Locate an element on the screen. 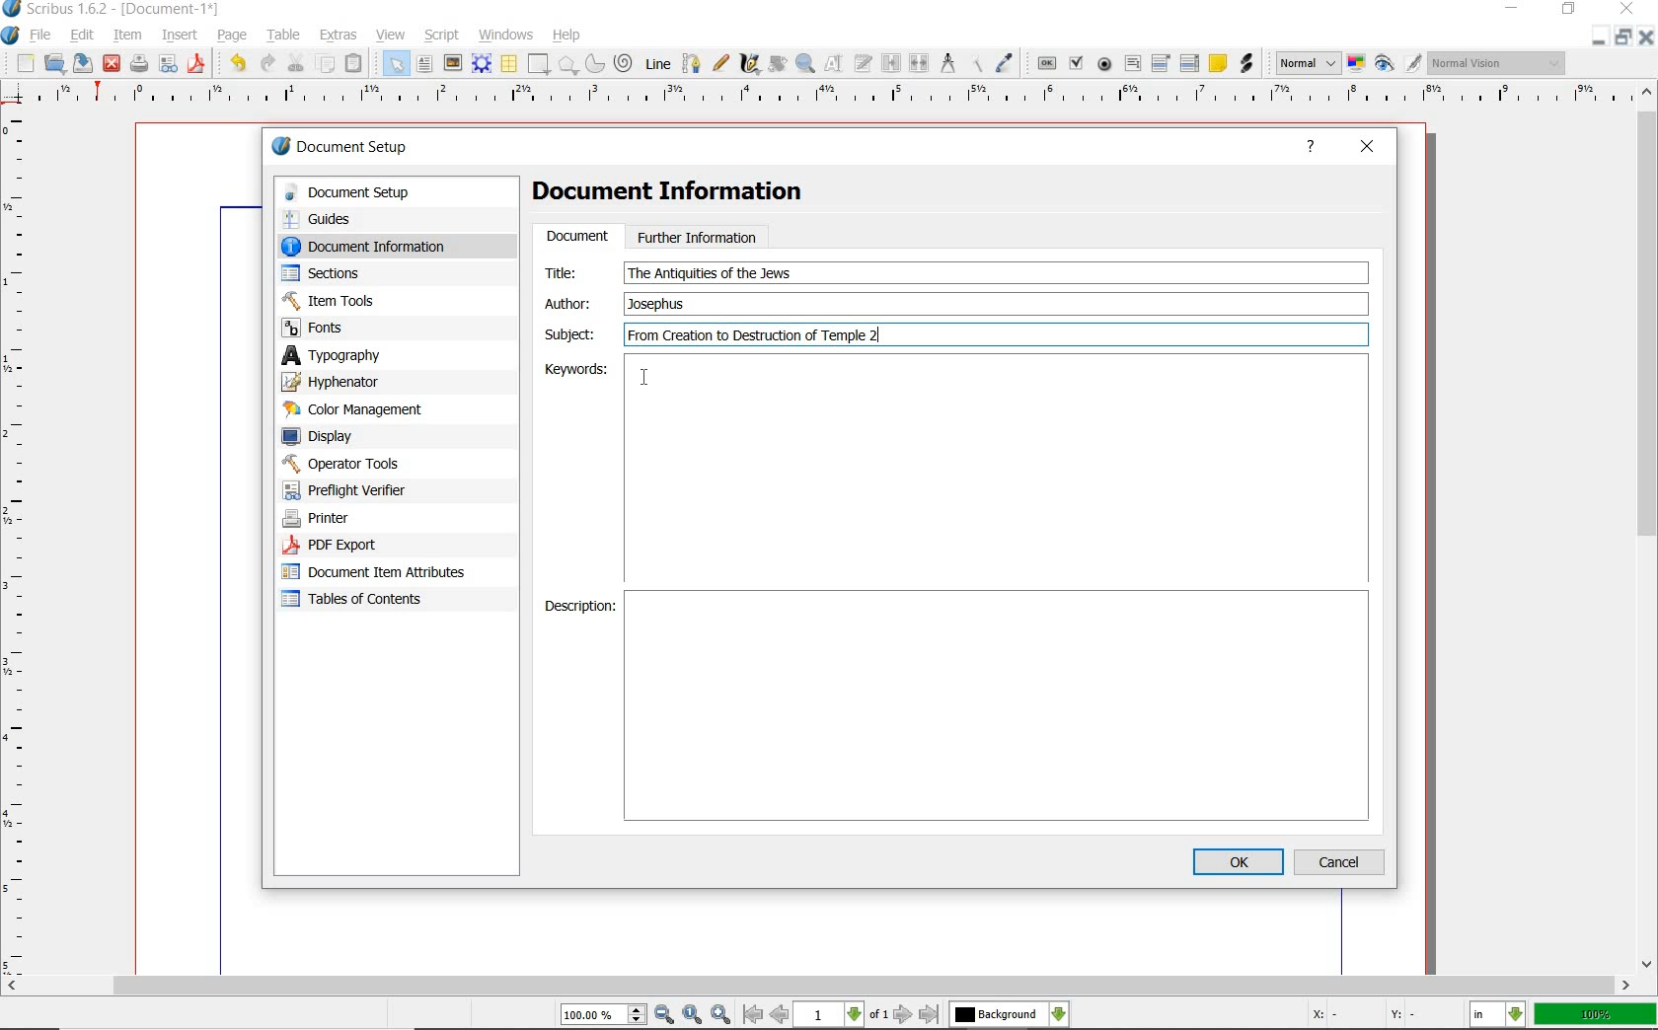 The width and height of the screenshot is (1658, 1030). pdf check box is located at coordinates (1078, 62).